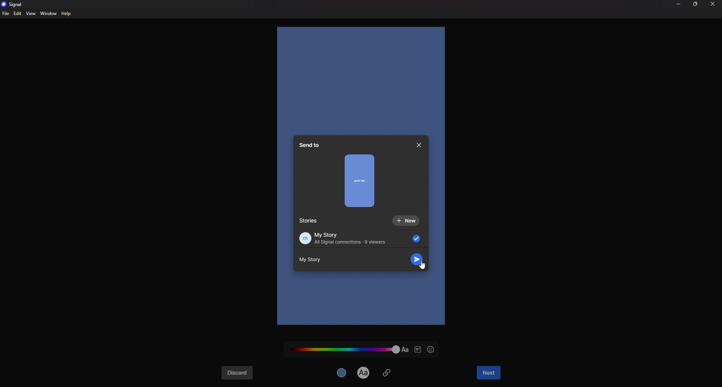 Image resolution: width=722 pixels, height=387 pixels. What do you see at coordinates (48, 14) in the screenshot?
I see `window` at bounding box center [48, 14].